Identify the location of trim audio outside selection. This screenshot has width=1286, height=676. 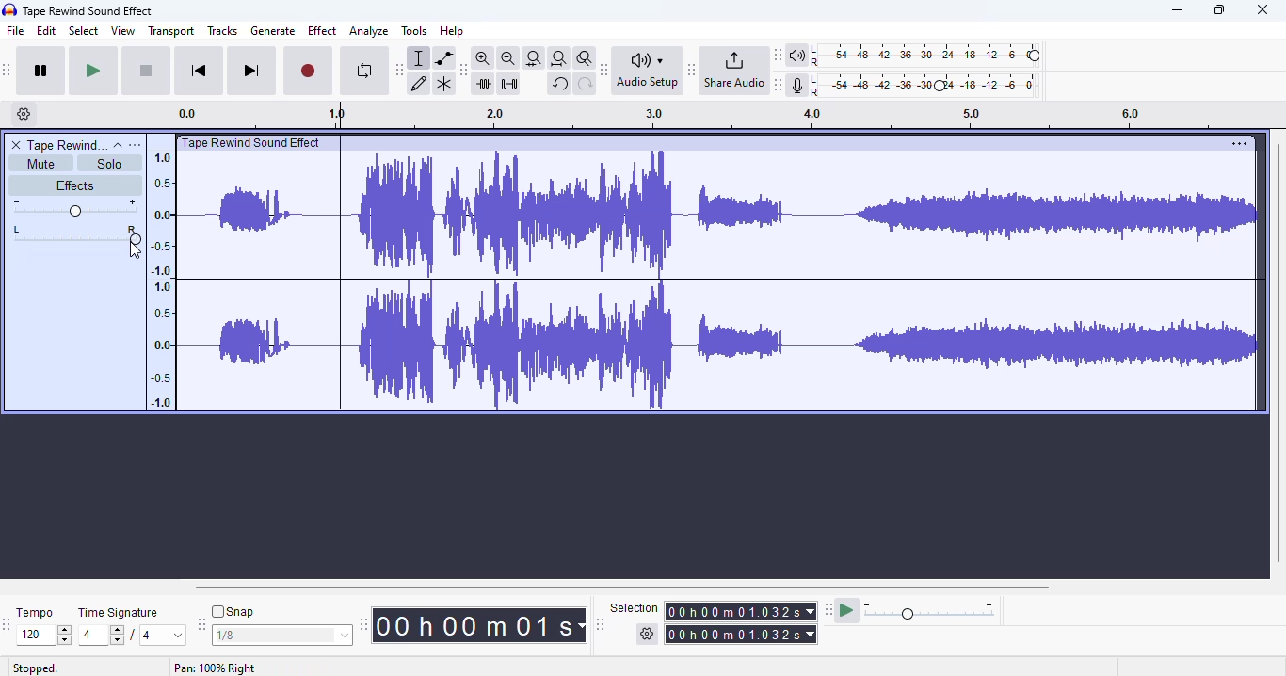
(486, 84).